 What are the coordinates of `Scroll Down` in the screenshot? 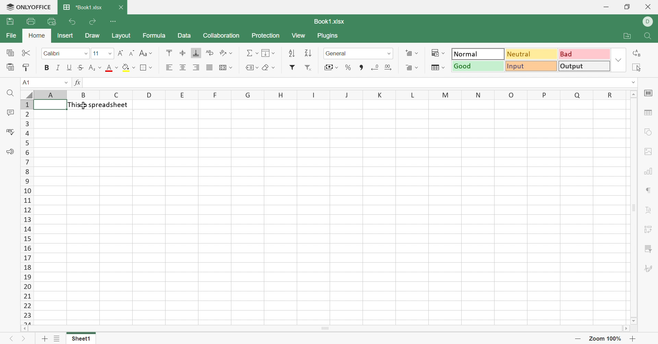 It's located at (632, 321).